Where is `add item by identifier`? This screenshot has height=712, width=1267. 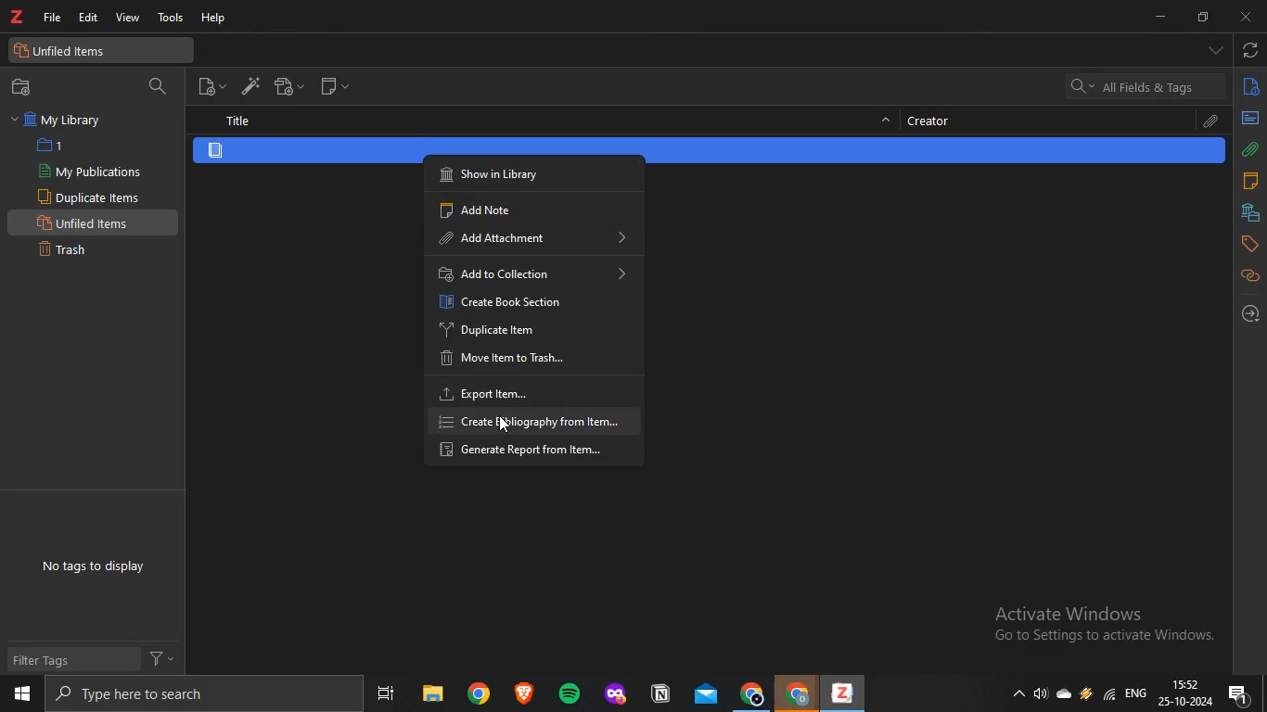 add item by identifier is located at coordinates (246, 84).